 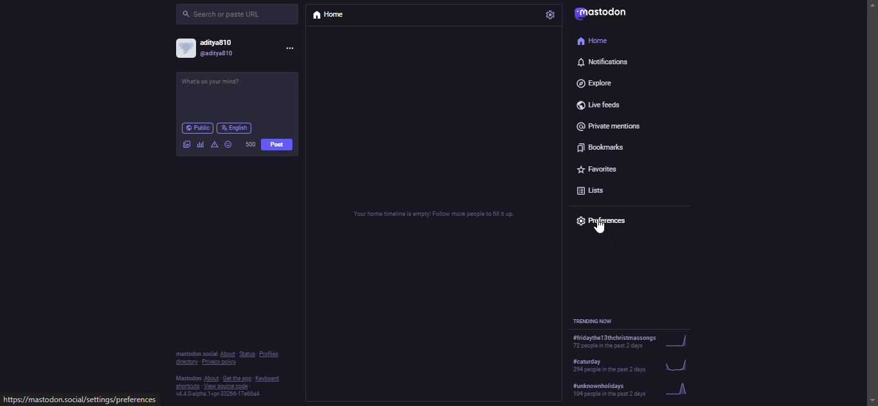 I want to click on explore, so click(x=596, y=84).